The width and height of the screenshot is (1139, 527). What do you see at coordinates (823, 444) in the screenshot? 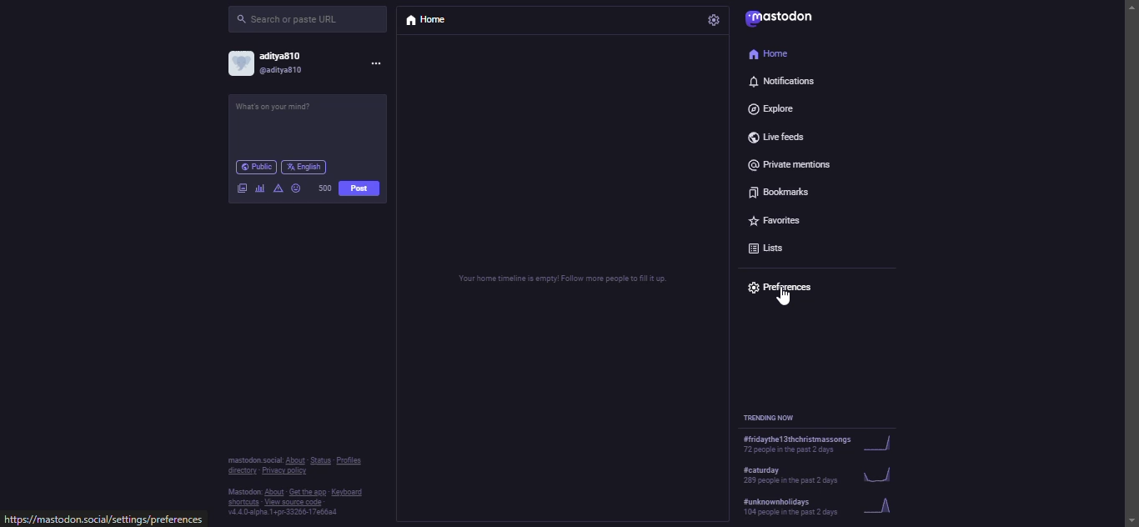
I see `trending` at bounding box center [823, 444].